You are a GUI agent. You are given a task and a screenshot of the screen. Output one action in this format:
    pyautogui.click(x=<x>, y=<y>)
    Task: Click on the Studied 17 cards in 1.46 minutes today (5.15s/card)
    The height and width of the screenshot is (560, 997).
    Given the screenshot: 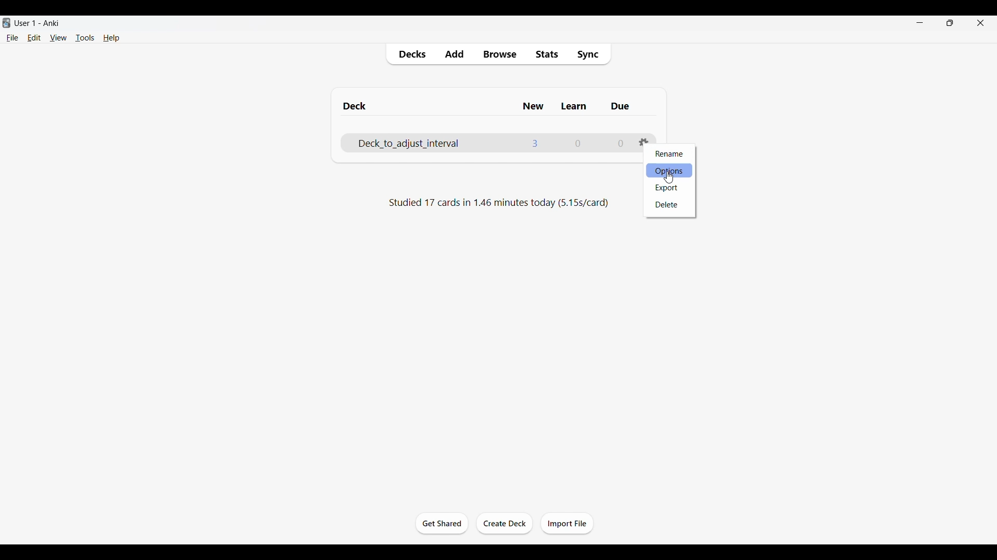 What is the action you would take?
    pyautogui.click(x=501, y=202)
    